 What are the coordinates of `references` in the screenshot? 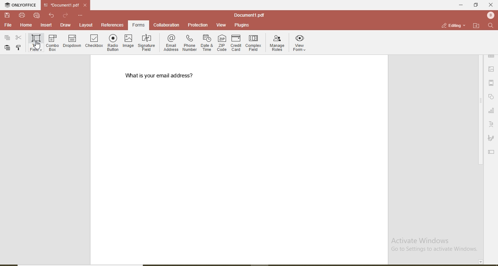 It's located at (112, 25).